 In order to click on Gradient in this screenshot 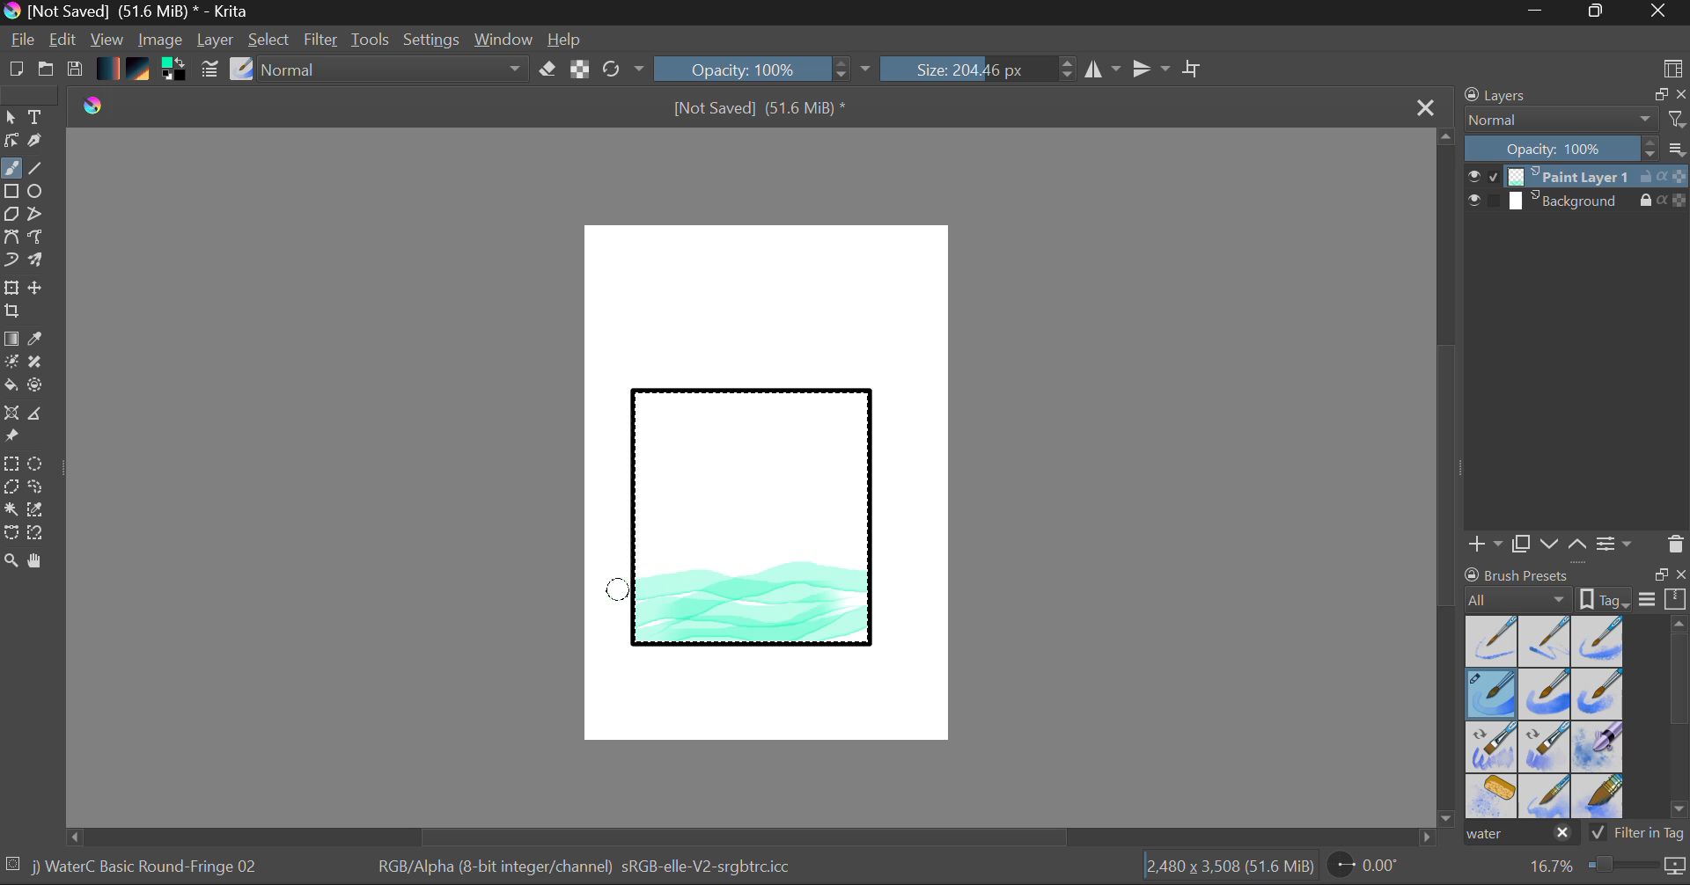, I will do `click(107, 67)`.